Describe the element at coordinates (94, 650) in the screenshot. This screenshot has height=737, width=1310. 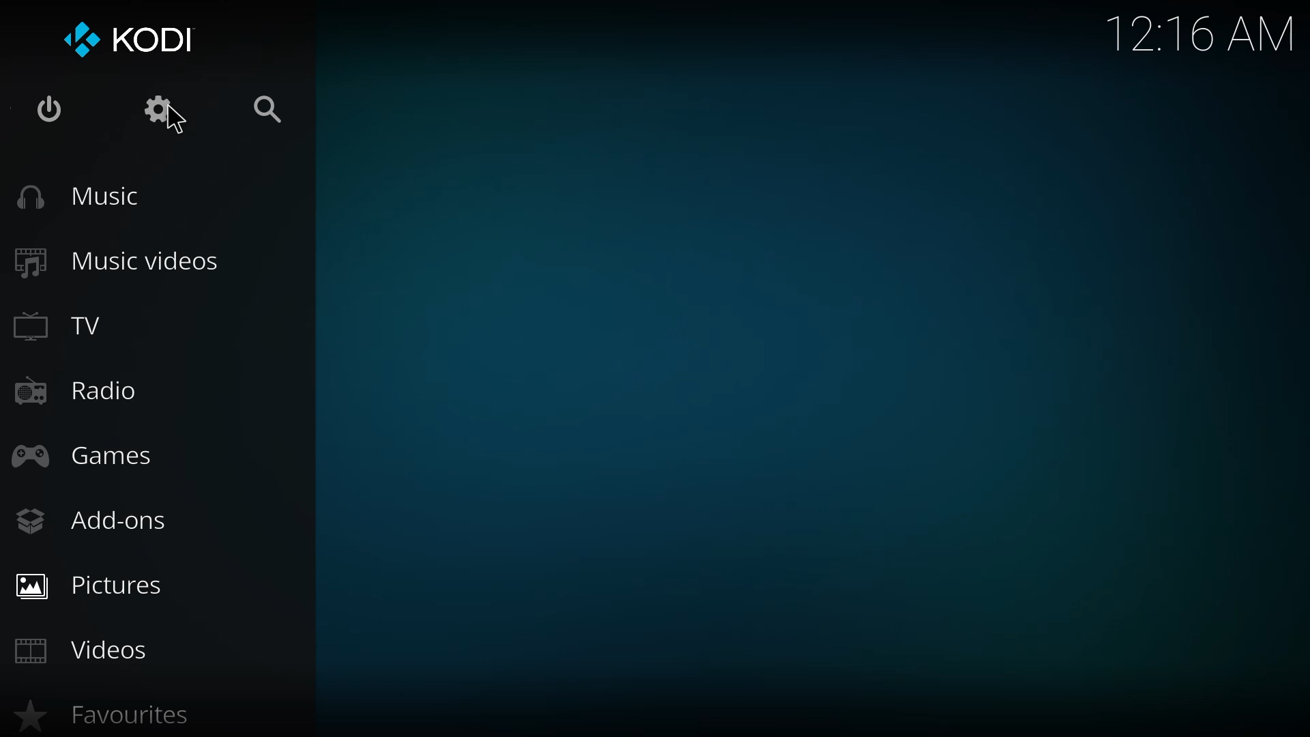
I see `videos` at that location.